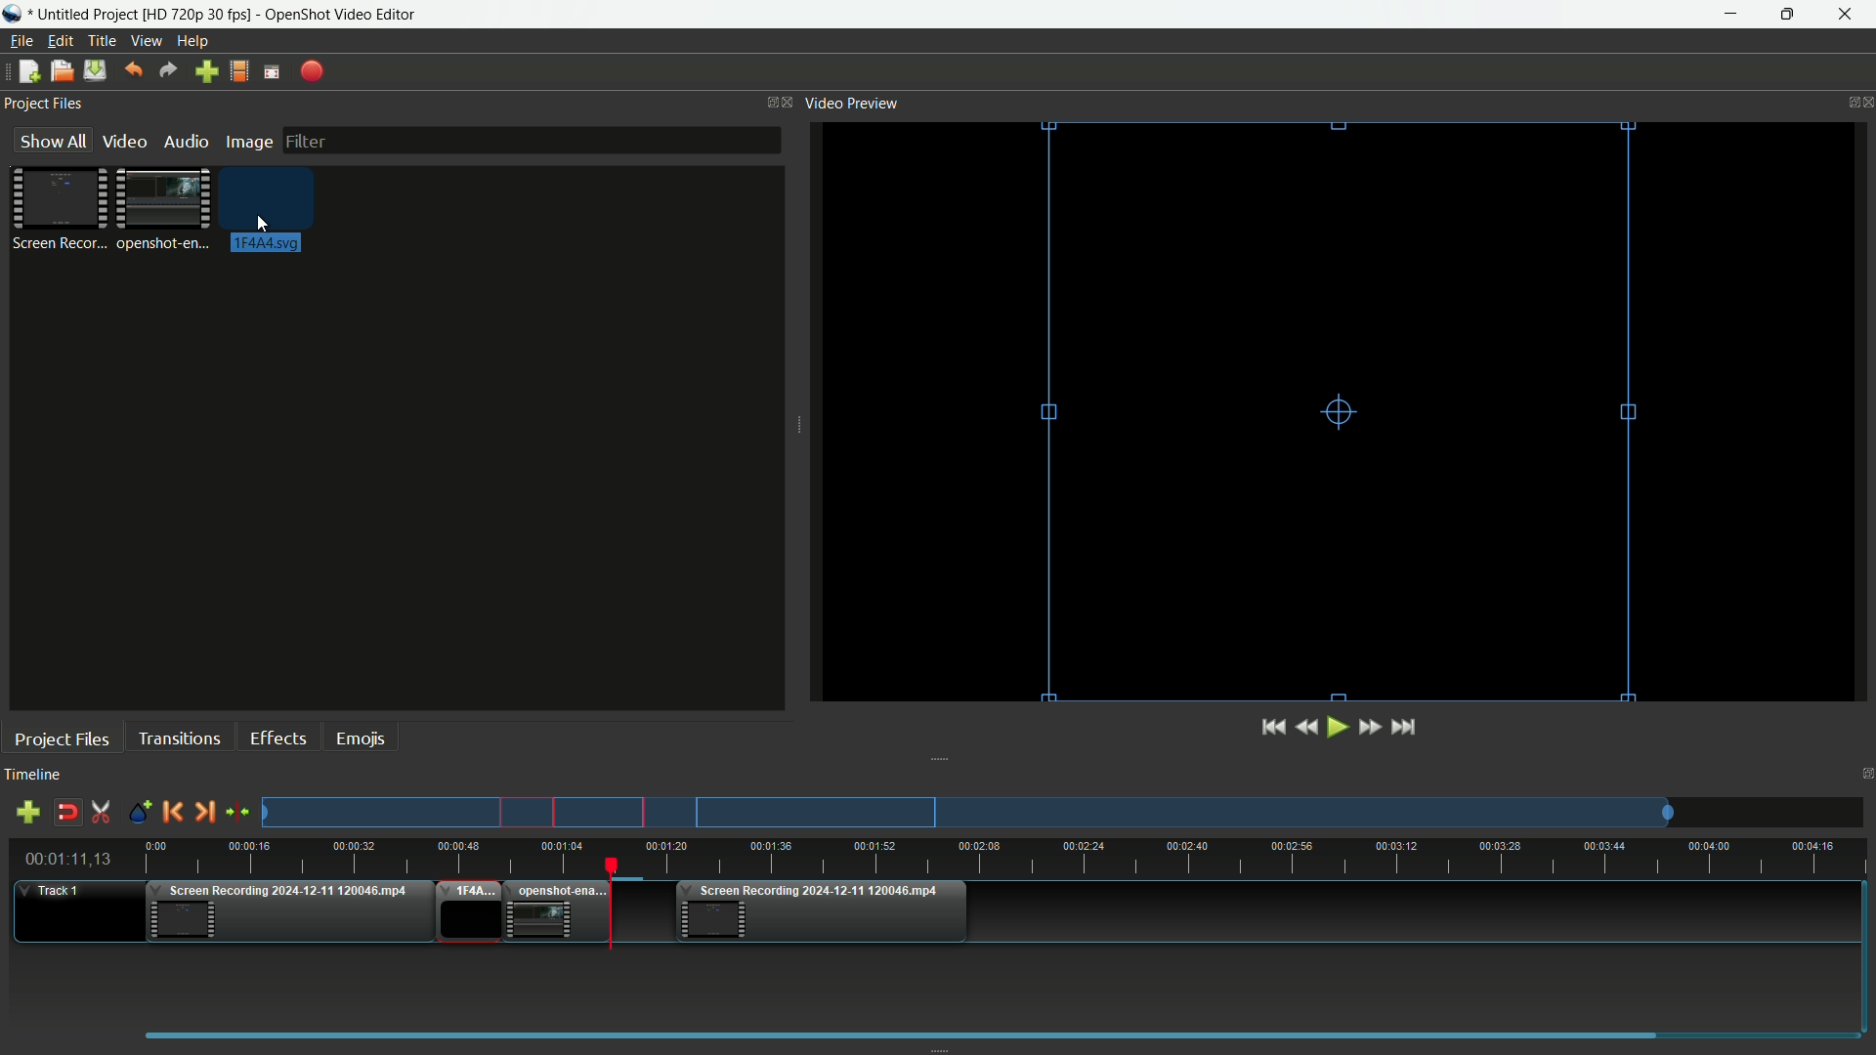 Image resolution: width=1876 pixels, height=1055 pixels. Describe the element at coordinates (851, 102) in the screenshot. I see `Video preview` at that location.